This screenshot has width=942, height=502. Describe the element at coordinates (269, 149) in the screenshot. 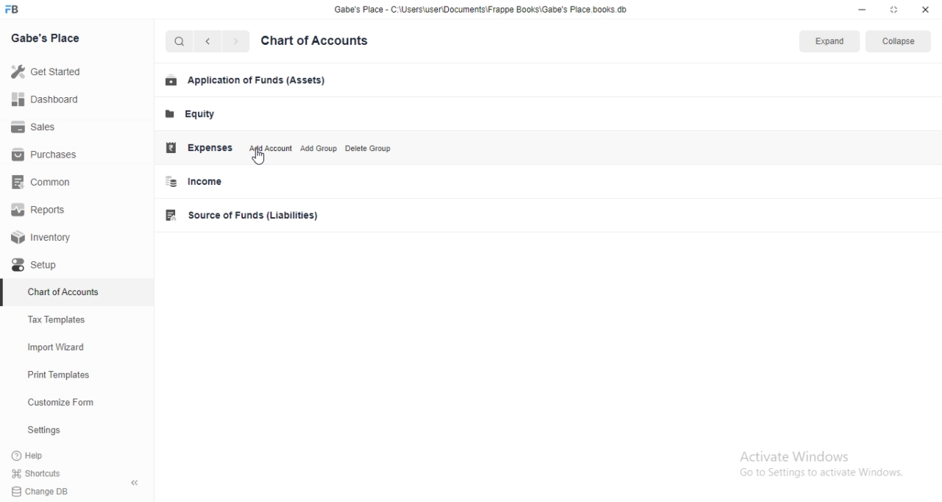

I see `Add Account` at that location.